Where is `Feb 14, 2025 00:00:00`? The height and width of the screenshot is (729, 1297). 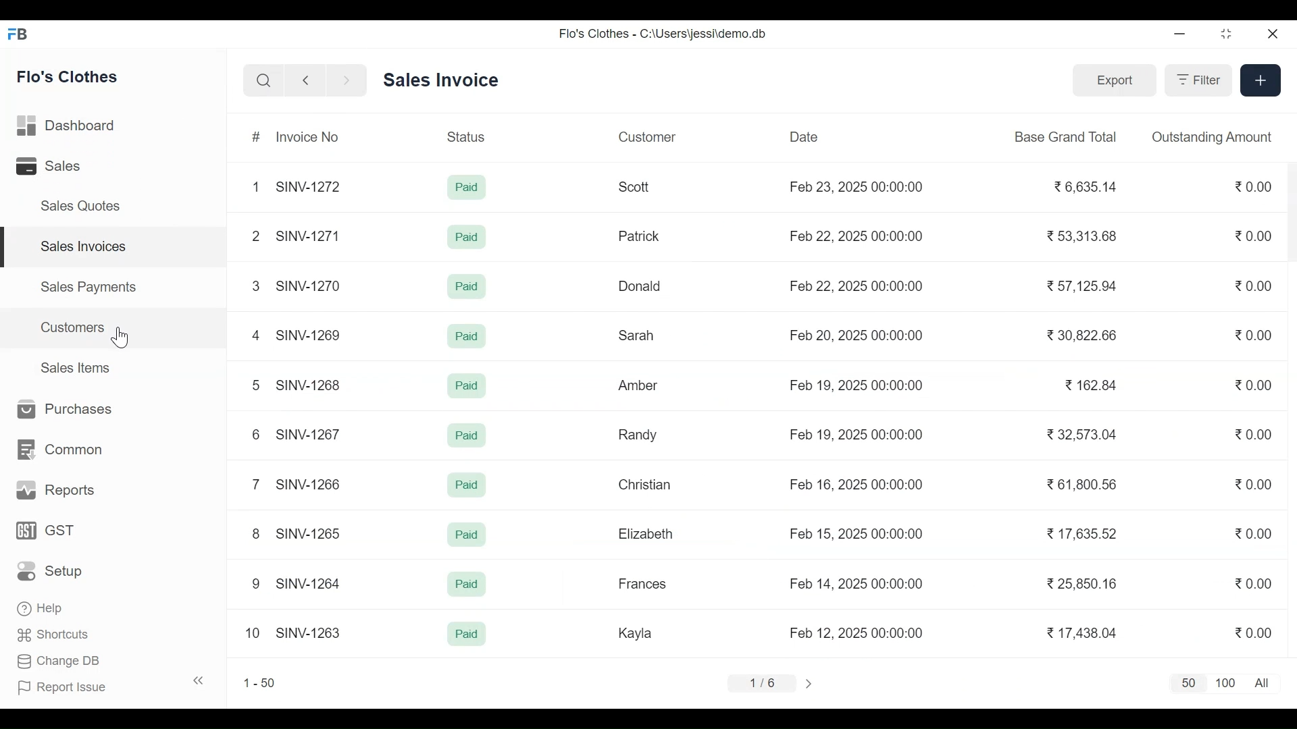 Feb 14, 2025 00:00:00 is located at coordinates (855, 583).